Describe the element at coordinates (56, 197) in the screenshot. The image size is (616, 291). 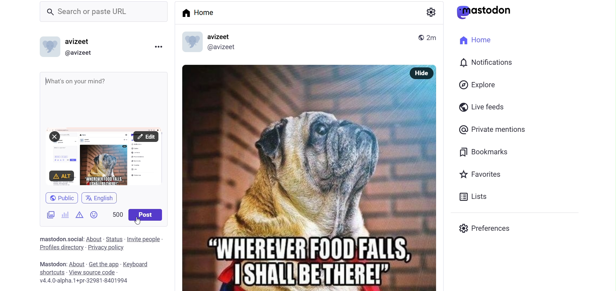
I see `public` at that location.